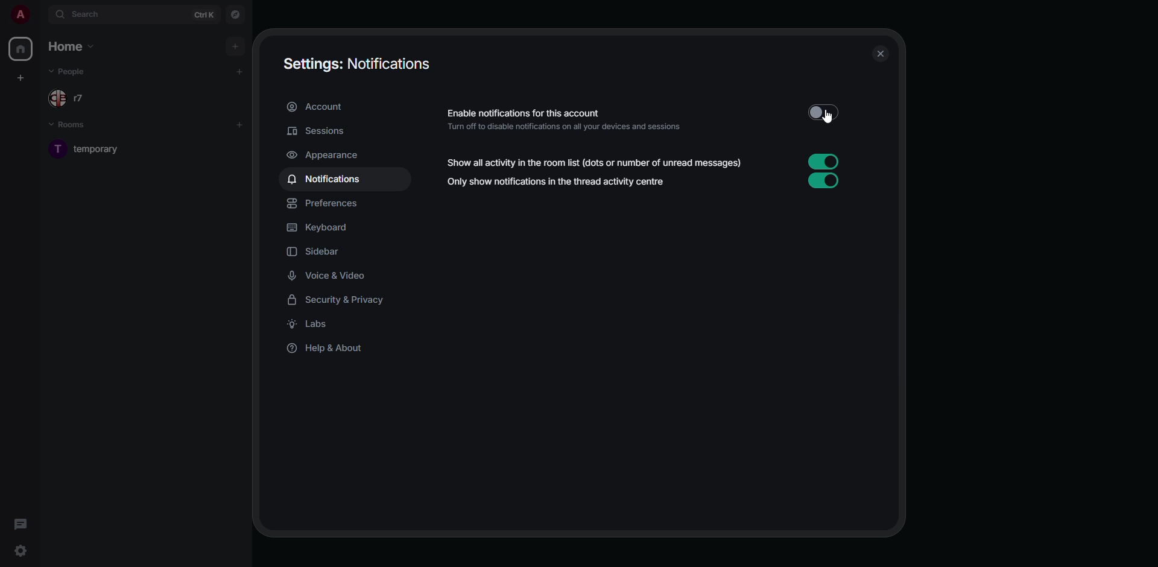  I want to click on notifications, so click(327, 180).